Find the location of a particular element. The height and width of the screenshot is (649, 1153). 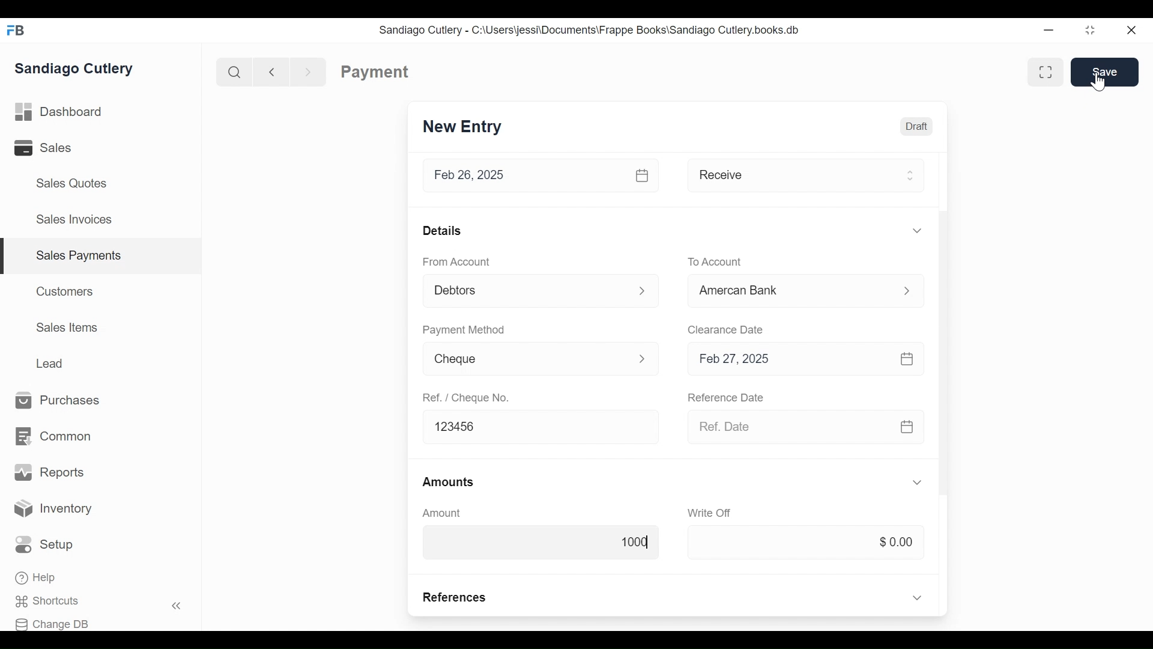

From Account is located at coordinates (455, 261).